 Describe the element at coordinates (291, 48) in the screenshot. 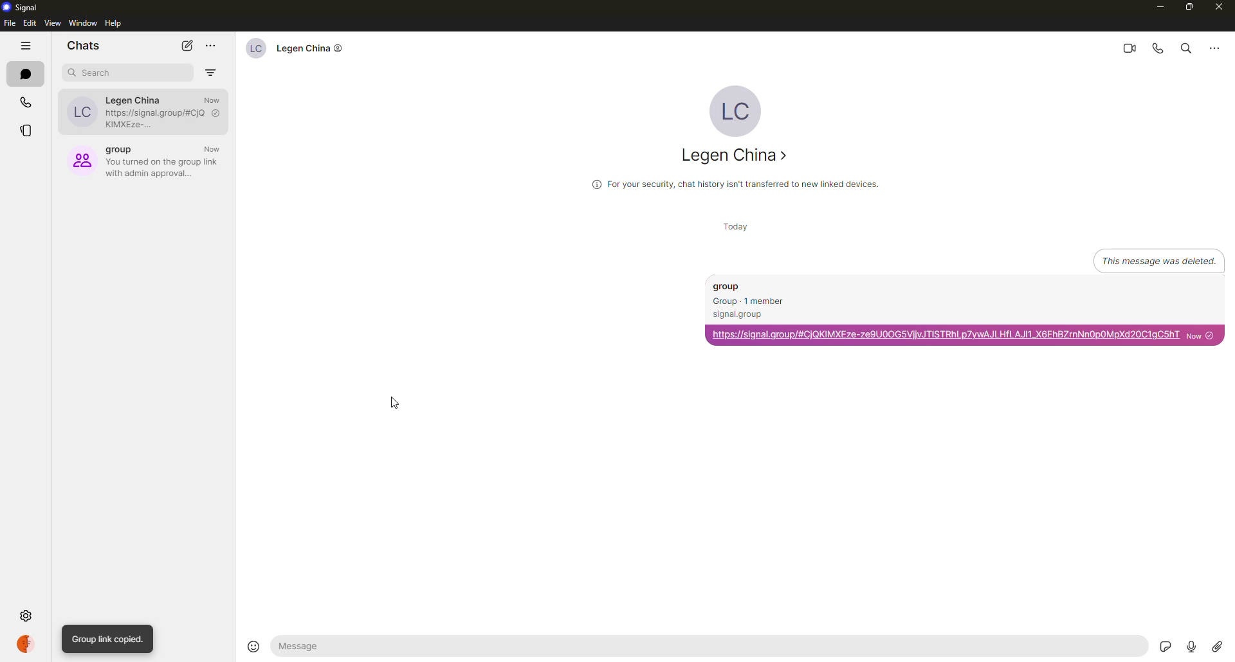

I see `contact` at that location.